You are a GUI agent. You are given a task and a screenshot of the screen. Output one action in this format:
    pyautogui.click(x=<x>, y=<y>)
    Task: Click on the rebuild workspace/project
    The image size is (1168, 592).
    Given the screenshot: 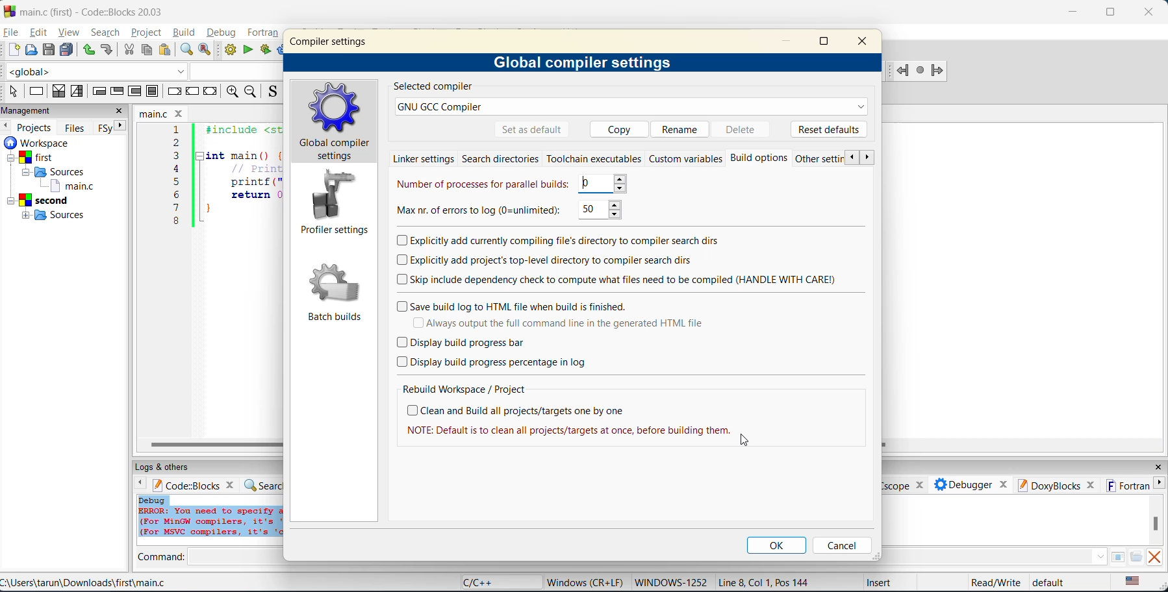 What is the action you would take?
    pyautogui.click(x=464, y=389)
    